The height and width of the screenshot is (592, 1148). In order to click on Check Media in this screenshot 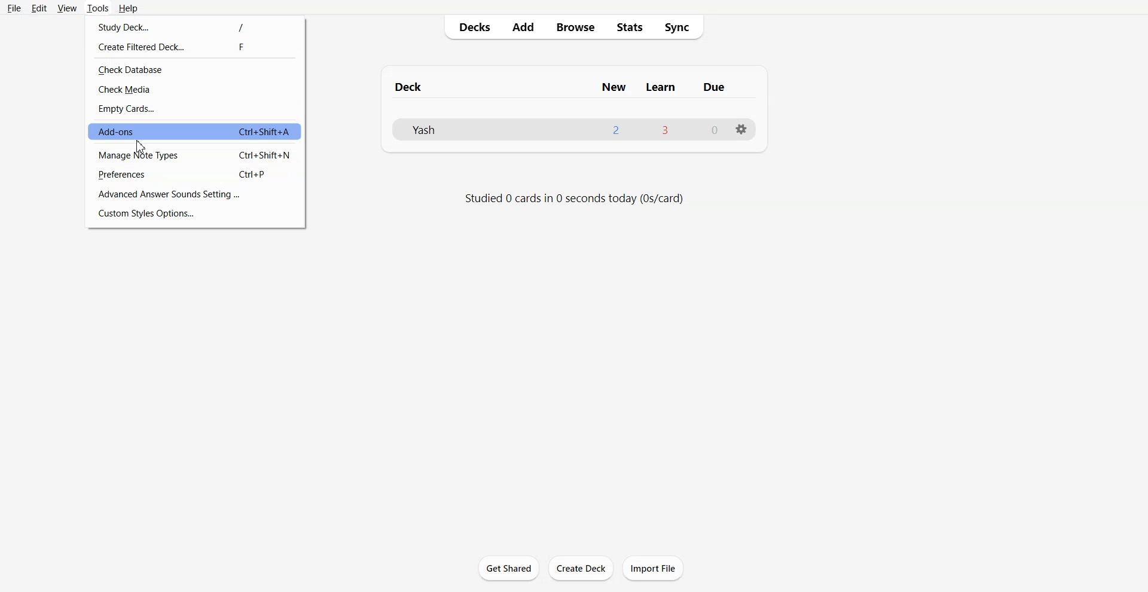, I will do `click(196, 89)`.